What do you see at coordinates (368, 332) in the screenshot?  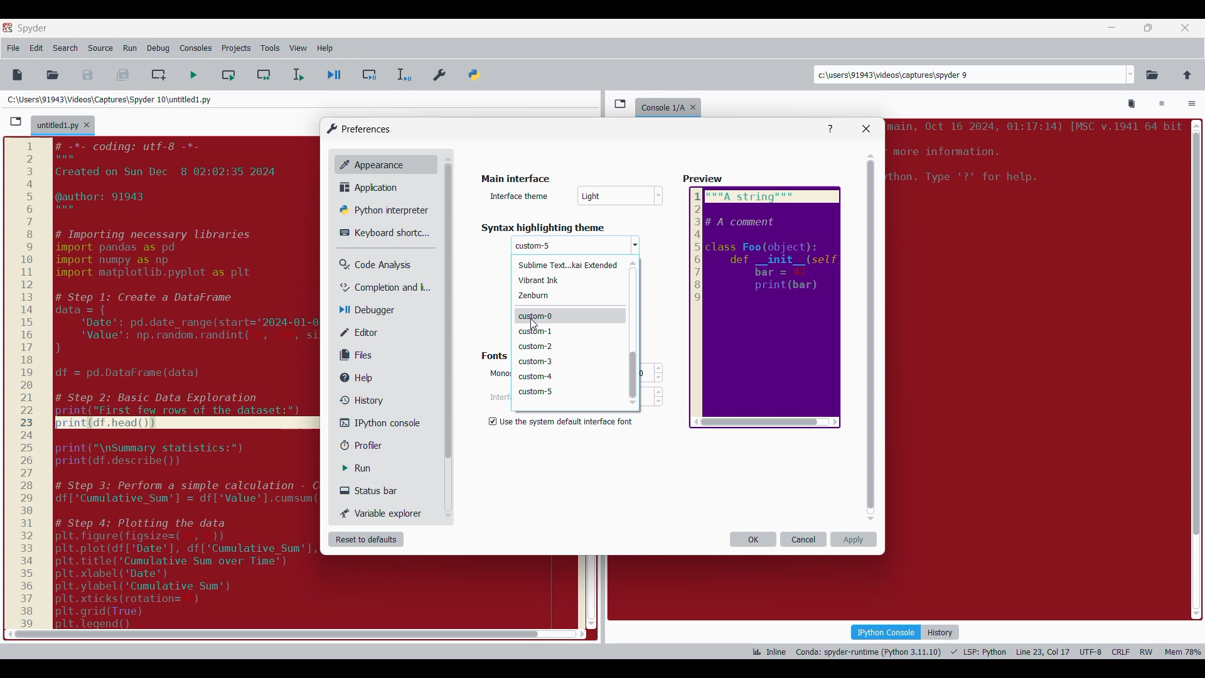 I see `Editor` at bounding box center [368, 332].